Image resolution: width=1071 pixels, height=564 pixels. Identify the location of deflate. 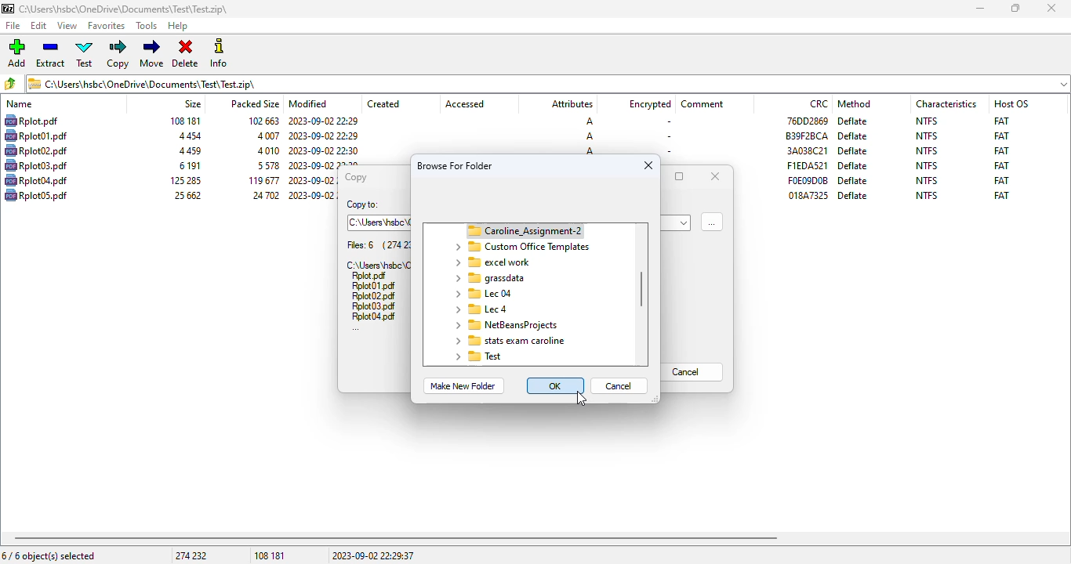
(853, 136).